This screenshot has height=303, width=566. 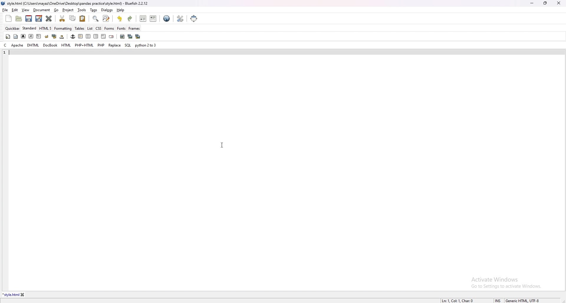 What do you see at coordinates (111, 37) in the screenshot?
I see `email` at bounding box center [111, 37].